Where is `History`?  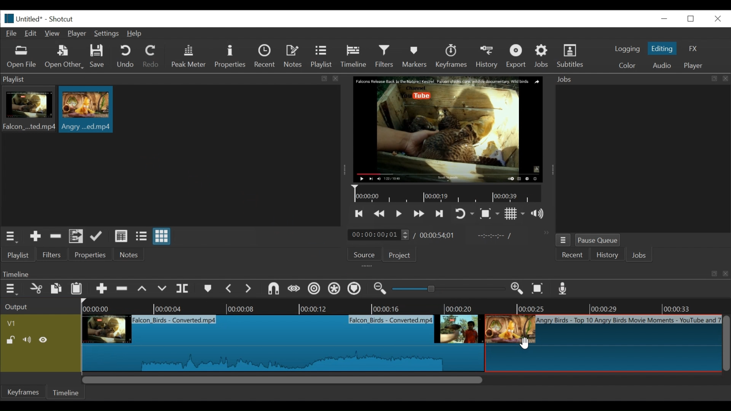
History is located at coordinates (607, 256).